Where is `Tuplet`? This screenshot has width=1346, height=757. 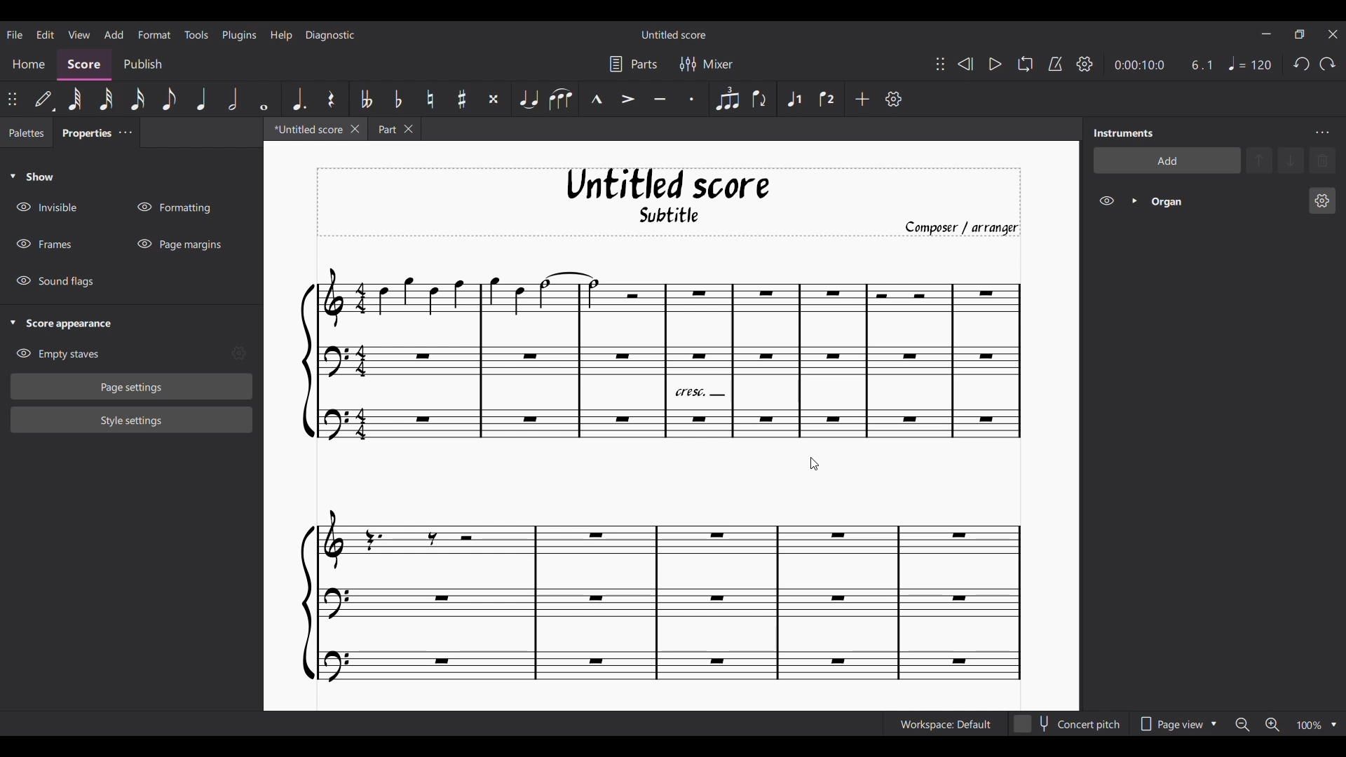 Tuplet is located at coordinates (726, 99).